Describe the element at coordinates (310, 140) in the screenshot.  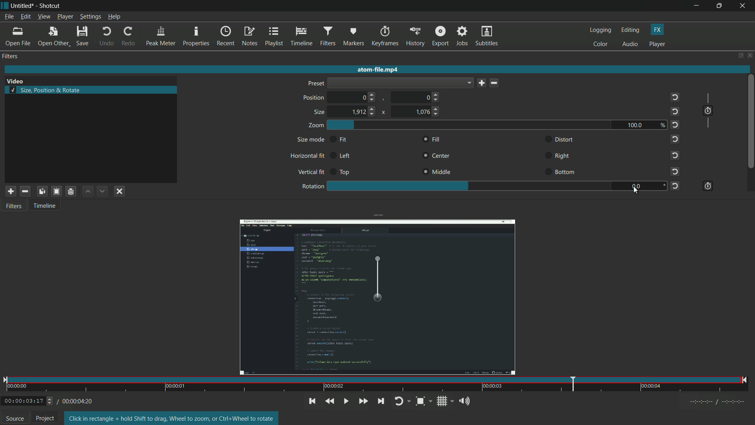
I see `size mode` at that location.